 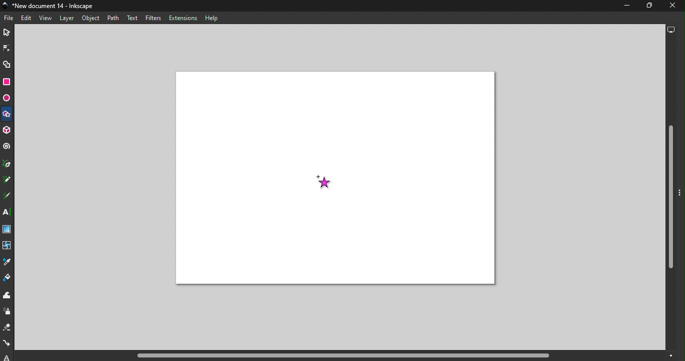 I want to click on 3D box tool, so click(x=8, y=131).